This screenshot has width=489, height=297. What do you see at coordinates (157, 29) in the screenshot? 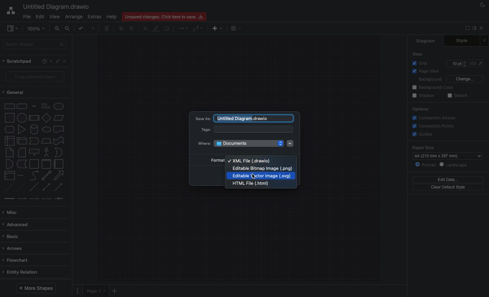
I see `Line color` at bounding box center [157, 29].